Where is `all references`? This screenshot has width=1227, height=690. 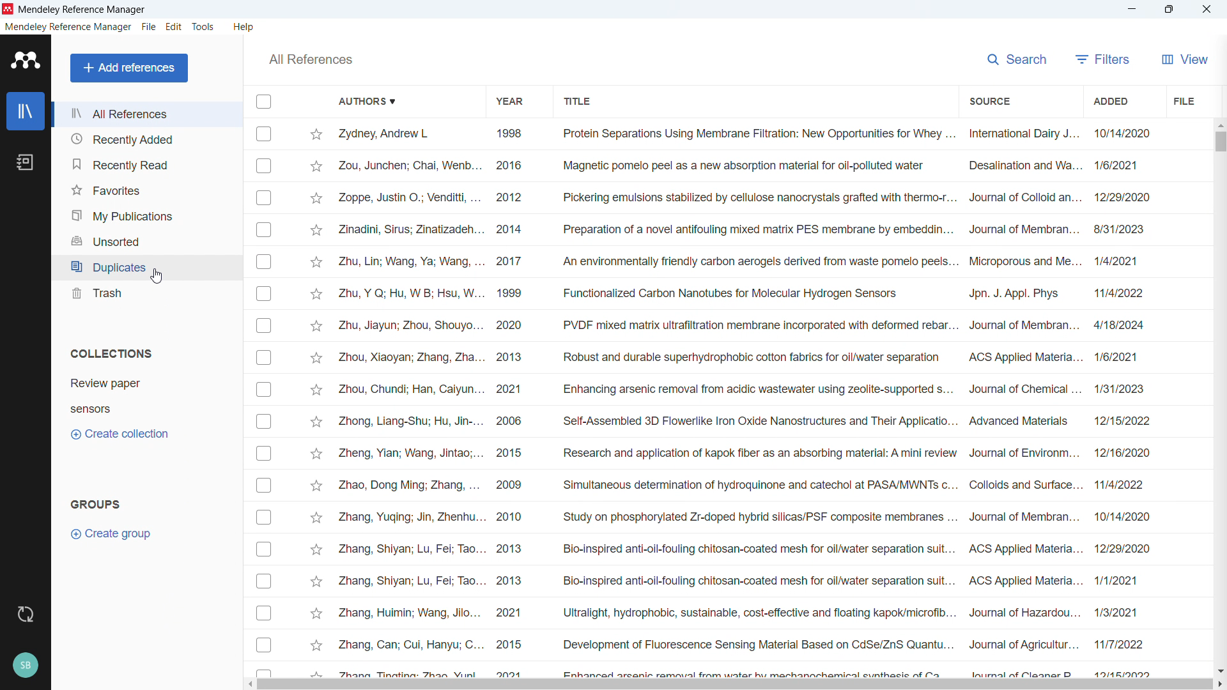 all references is located at coordinates (145, 114).